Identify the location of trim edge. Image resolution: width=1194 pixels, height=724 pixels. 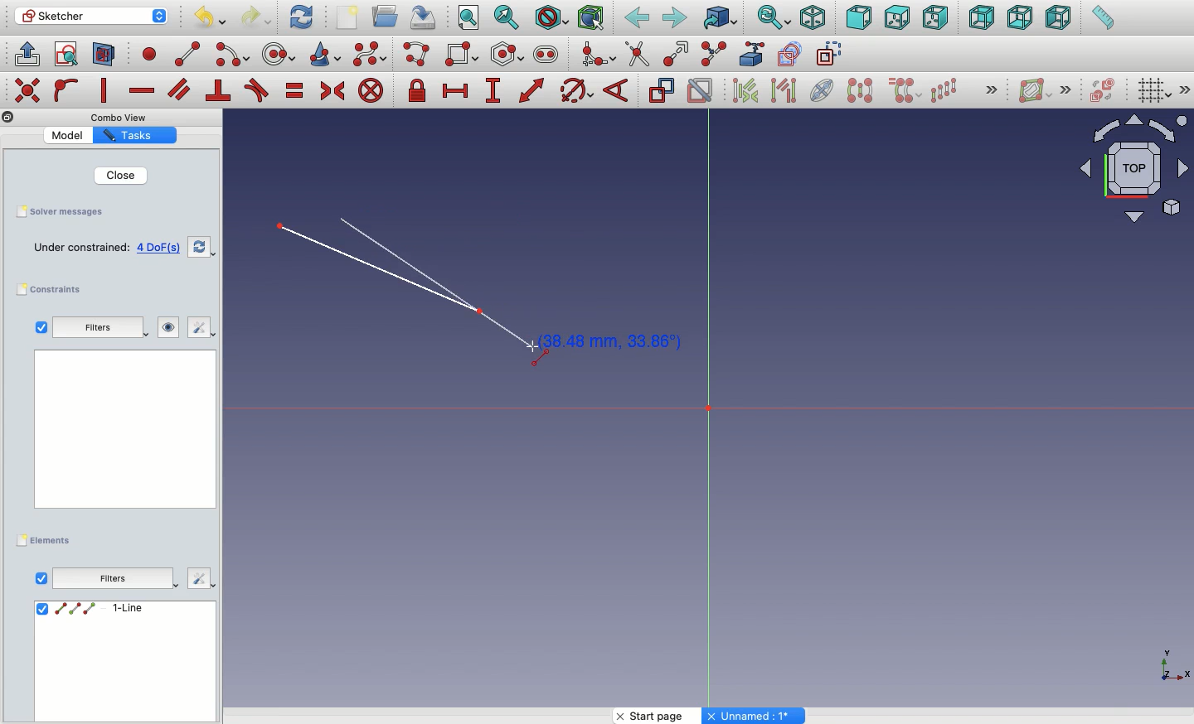
(637, 55).